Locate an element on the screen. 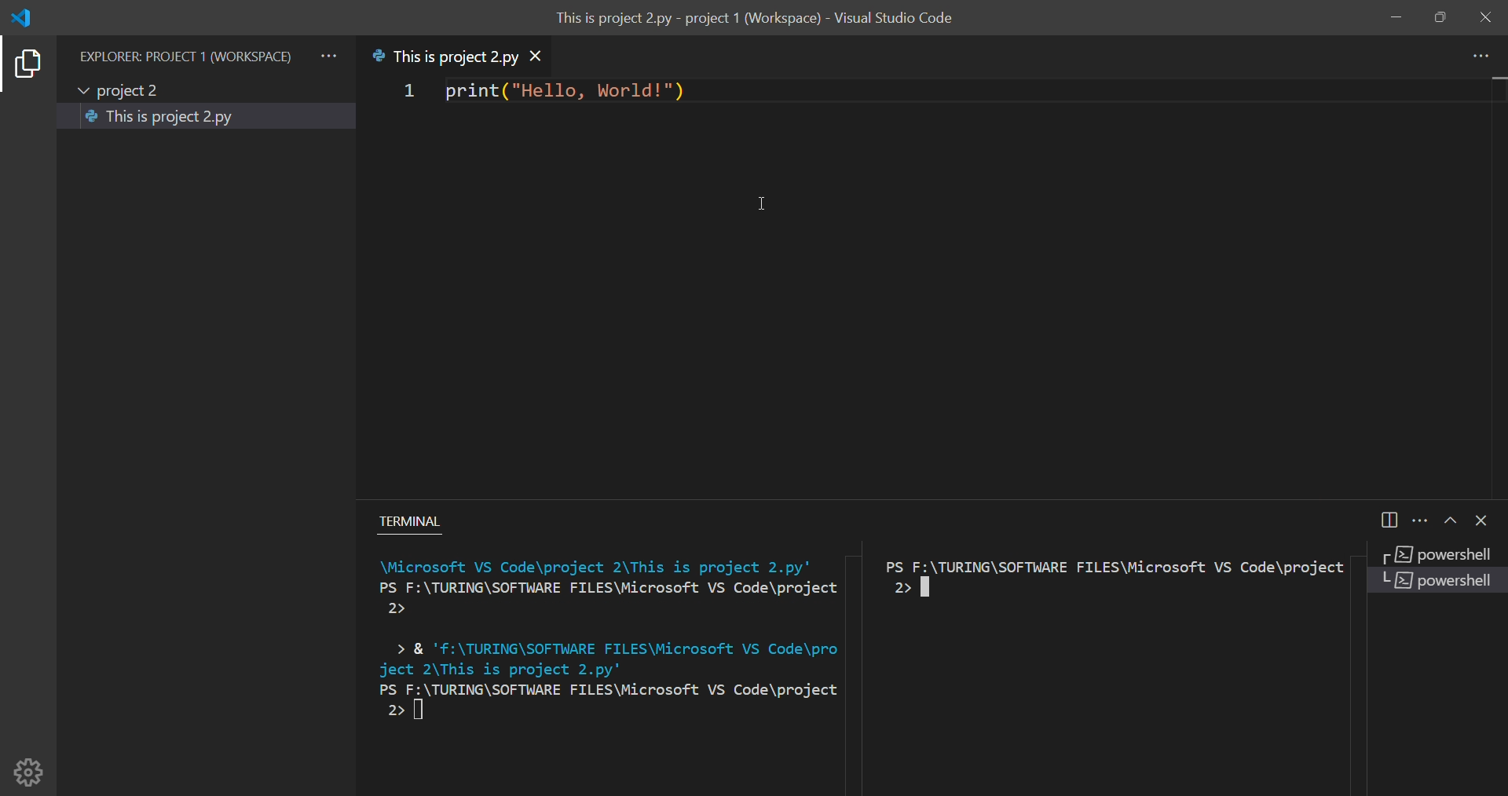 The height and width of the screenshot is (796, 1508). project 2 is located at coordinates (124, 88).